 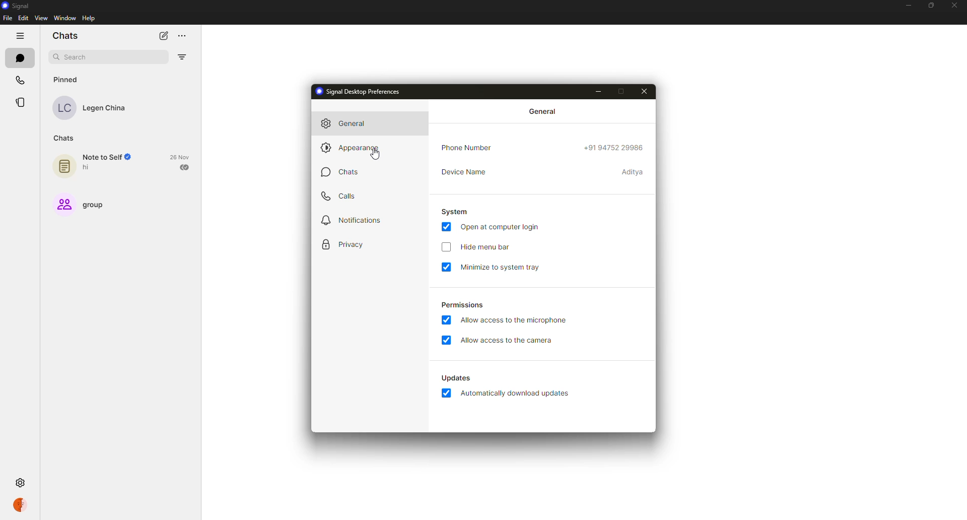 I want to click on general, so click(x=543, y=111).